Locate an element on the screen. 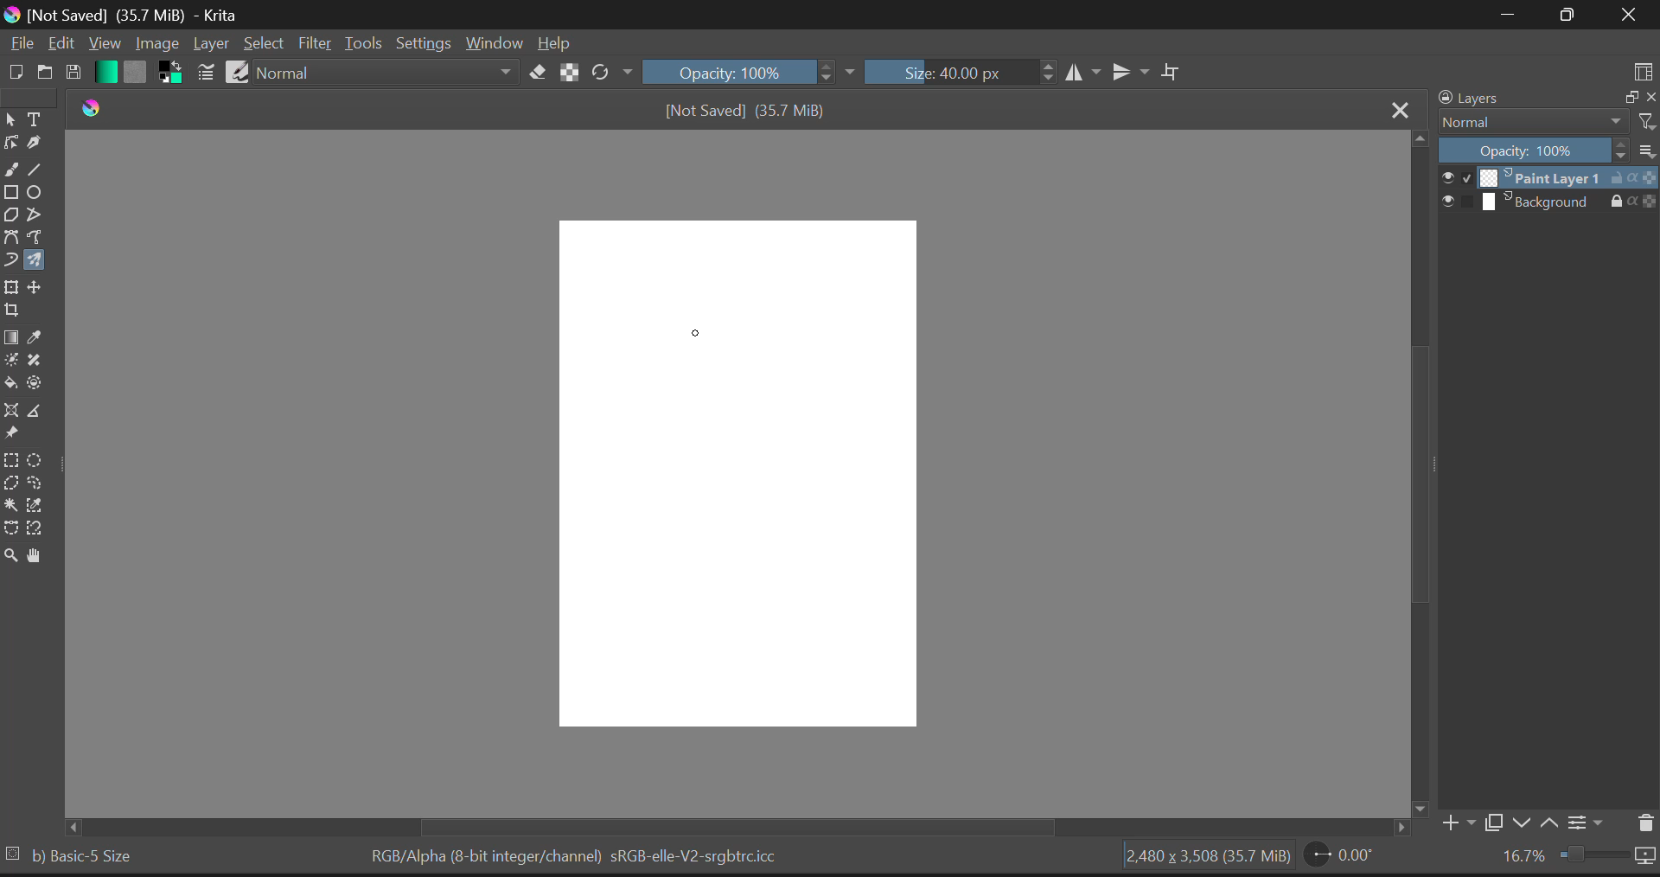 Image resolution: width=1660 pixels, height=877 pixels. Tools is located at coordinates (364, 44).